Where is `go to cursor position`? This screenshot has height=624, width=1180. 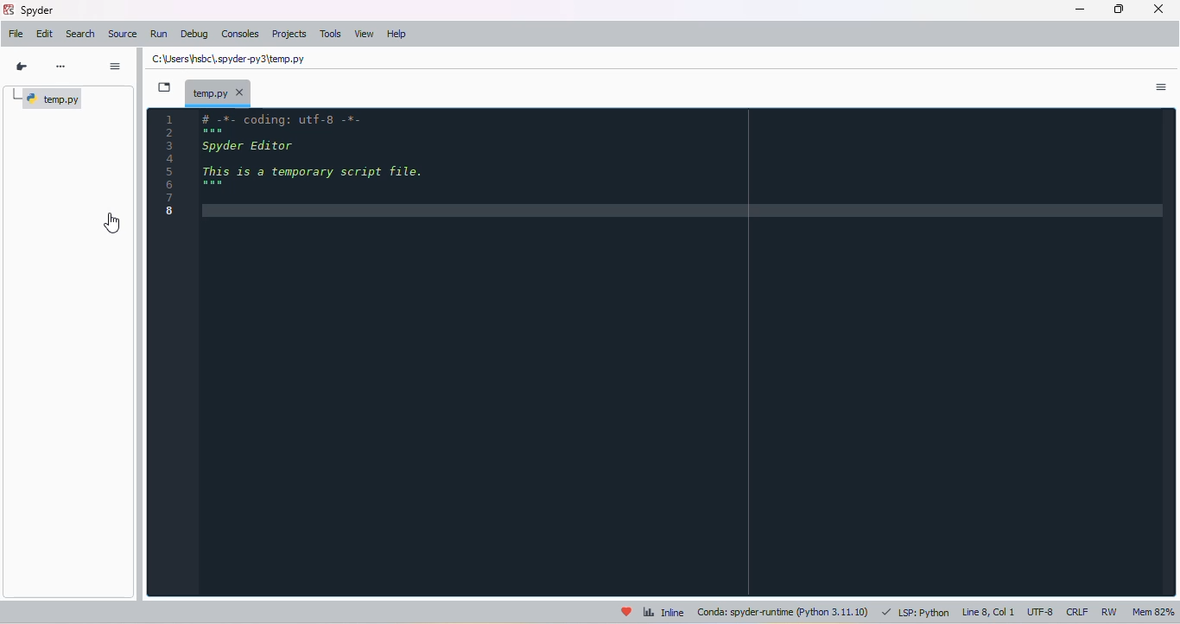 go to cursor position is located at coordinates (22, 67).